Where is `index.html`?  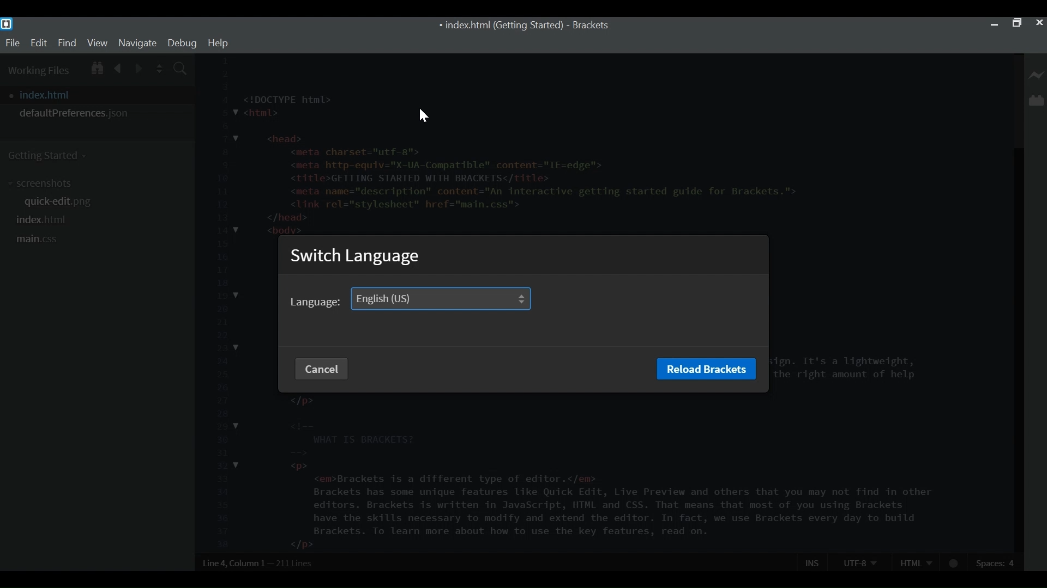
index.html is located at coordinates (100, 95).